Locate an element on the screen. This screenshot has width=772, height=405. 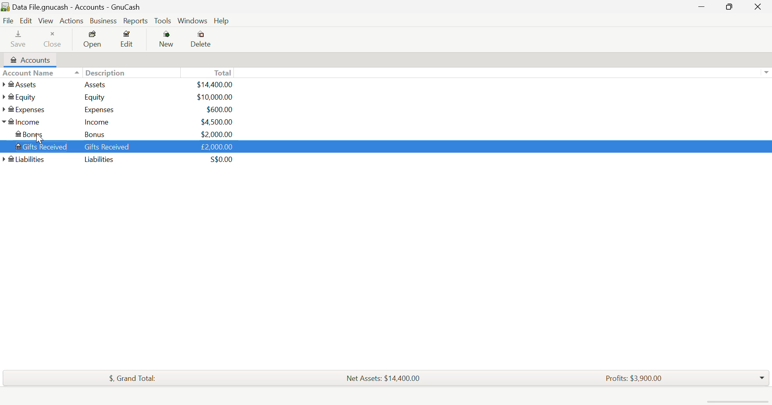
Gifts Received is located at coordinates (107, 147).